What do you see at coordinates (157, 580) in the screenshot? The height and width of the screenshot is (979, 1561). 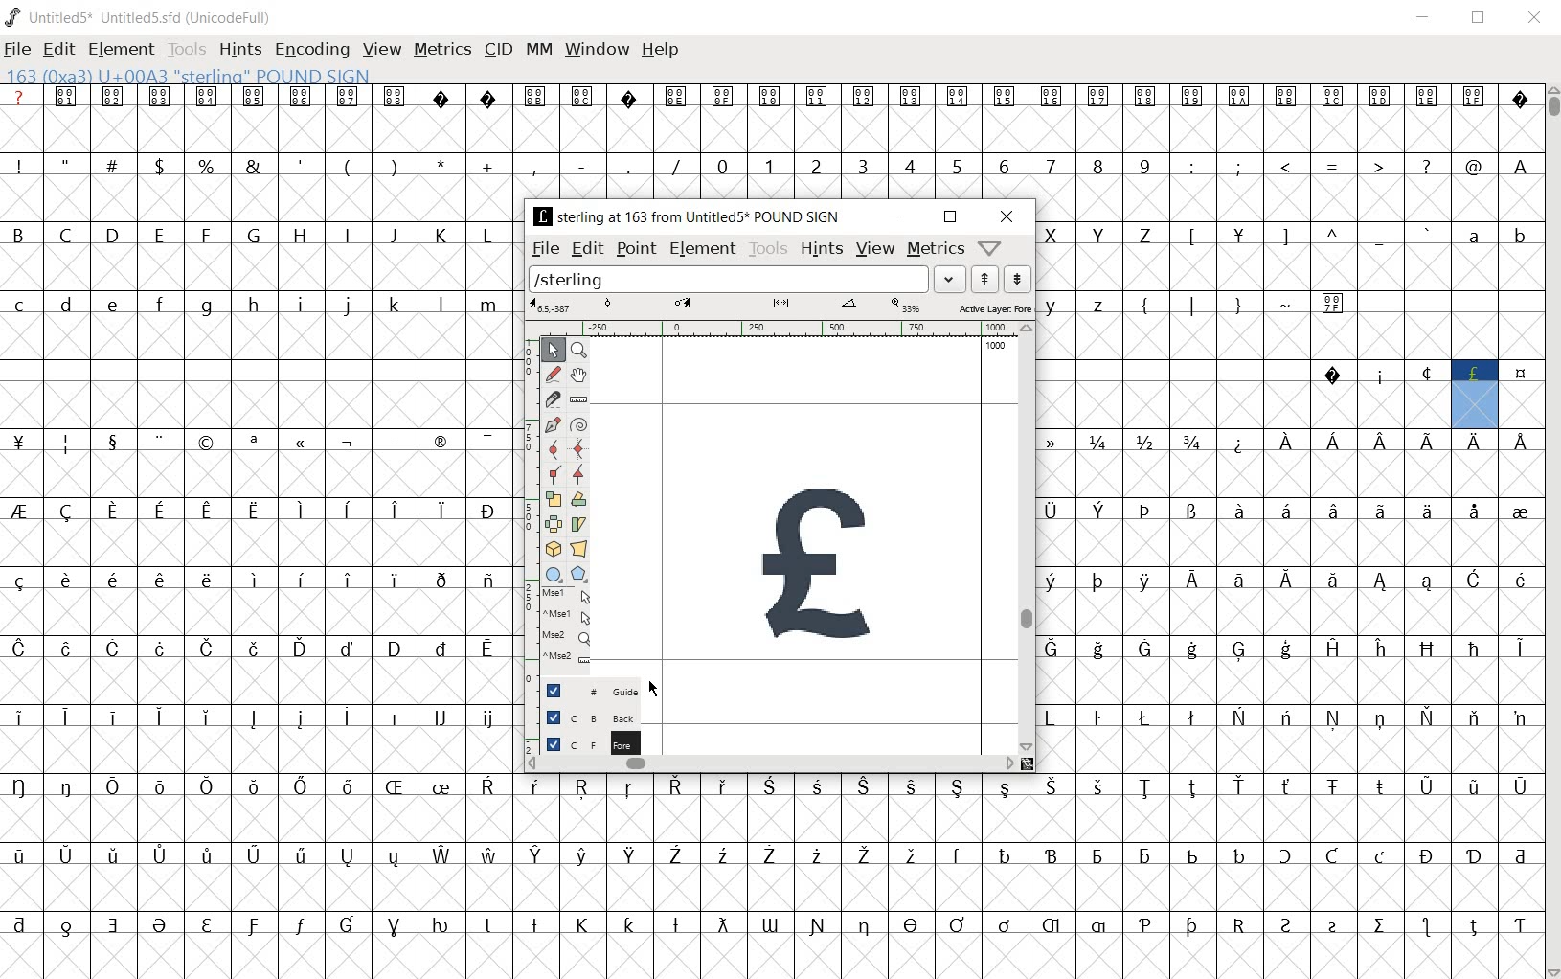 I see `Symbol` at bounding box center [157, 580].